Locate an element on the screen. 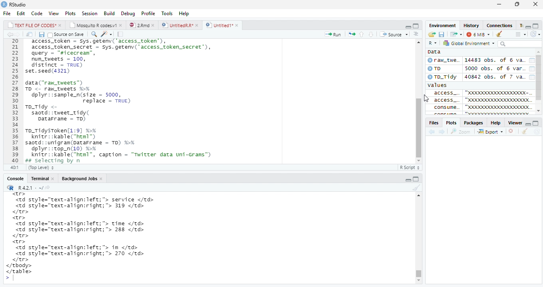  minimize/maxiize is located at coordinates (413, 178).